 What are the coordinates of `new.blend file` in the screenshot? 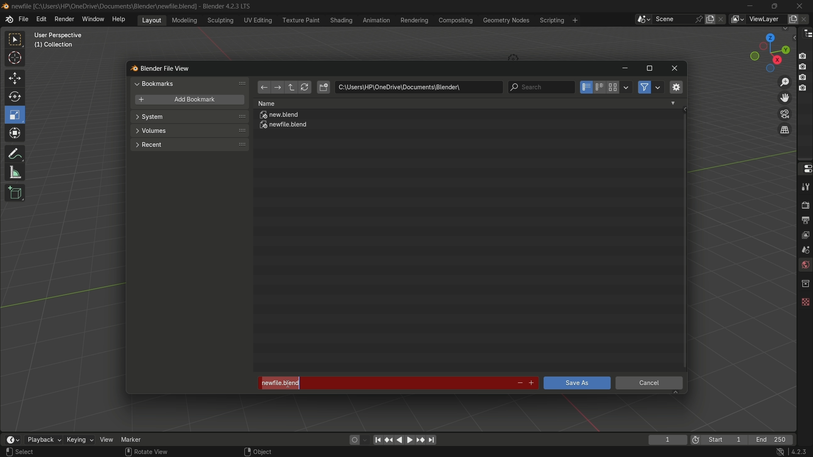 It's located at (280, 116).